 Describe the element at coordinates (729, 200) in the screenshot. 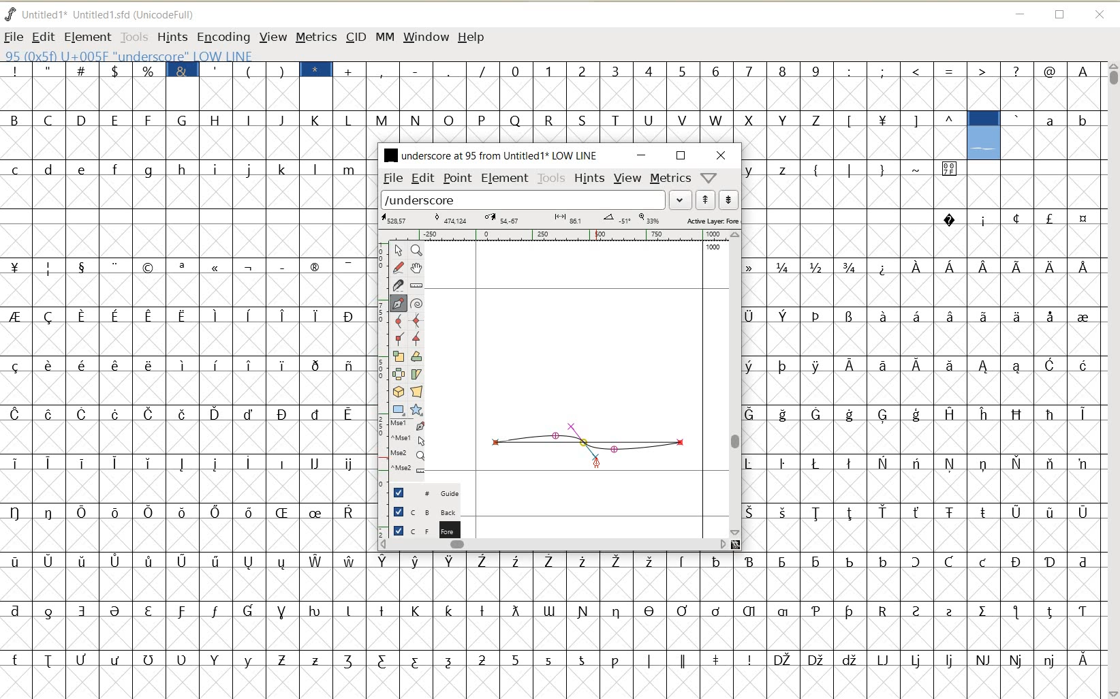

I see `show next word list` at that location.